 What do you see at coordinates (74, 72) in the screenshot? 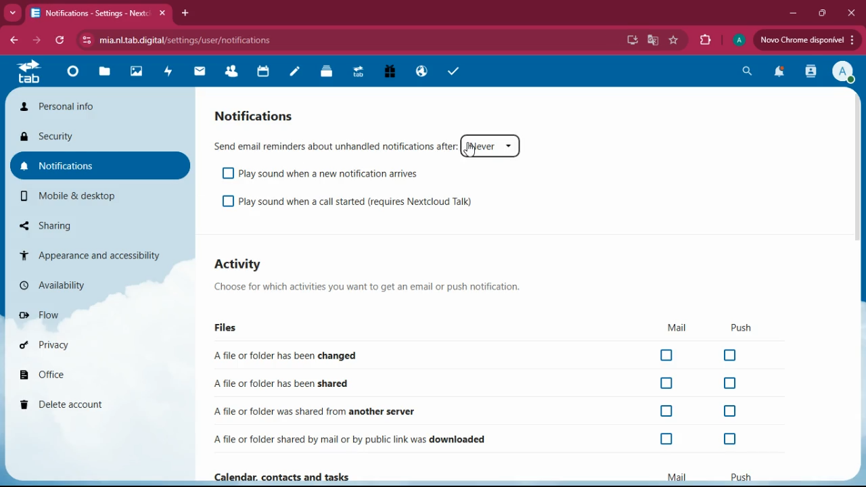
I see `home` at bounding box center [74, 72].